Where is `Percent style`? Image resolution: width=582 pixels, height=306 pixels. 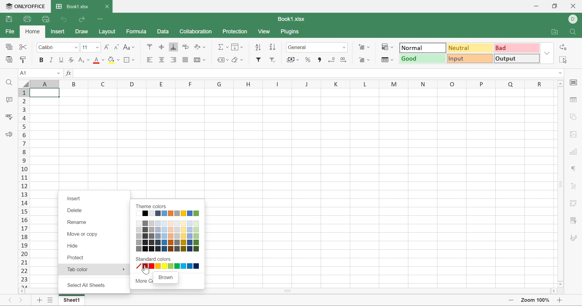 Percent style is located at coordinates (308, 60).